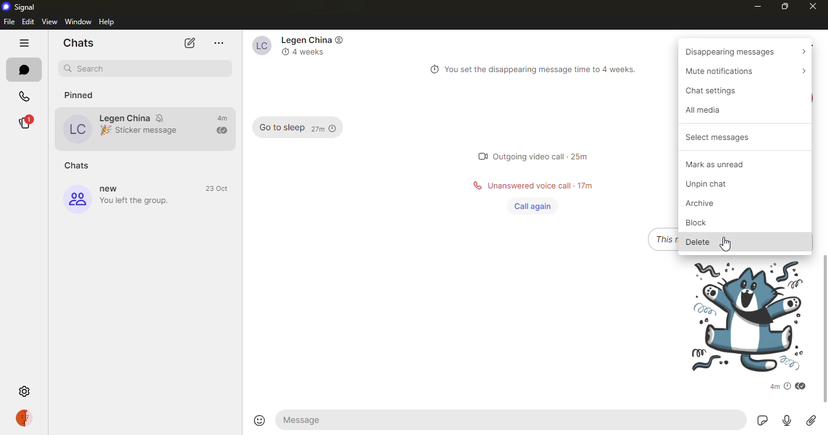 The width and height of the screenshot is (828, 435). Describe the element at coordinates (663, 239) in the screenshot. I see `message deleted` at that location.